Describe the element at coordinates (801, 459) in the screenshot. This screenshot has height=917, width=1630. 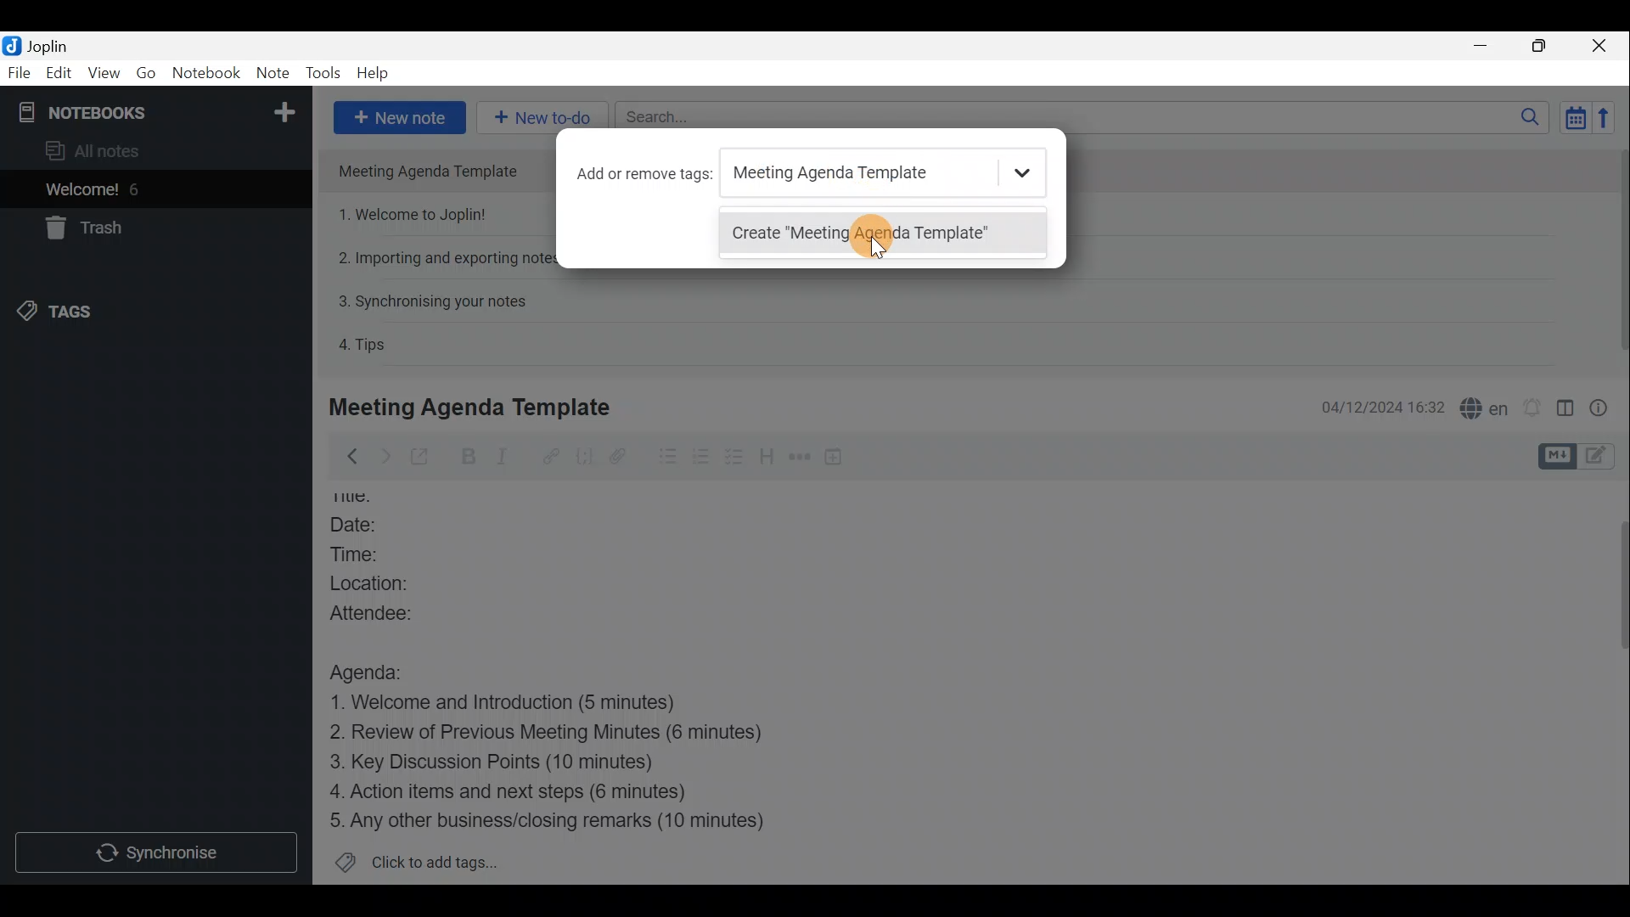
I see `Horizontal rule` at that location.